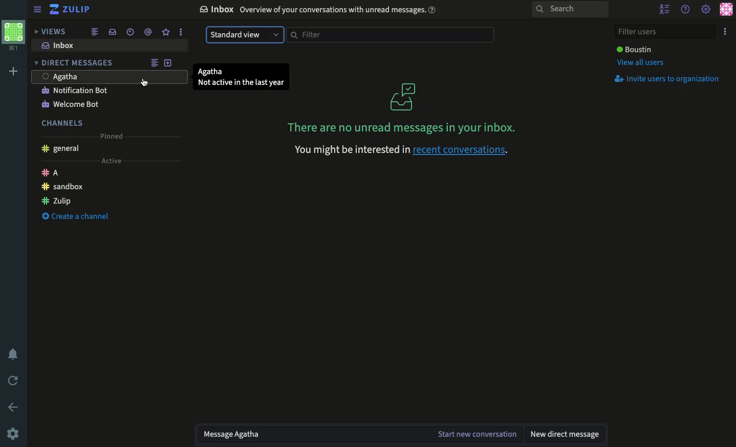 Image resolution: width=736 pixels, height=447 pixels. What do you see at coordinates (359, 435) in the screenshot?
I see `Message` at bounding box center [359, 435].